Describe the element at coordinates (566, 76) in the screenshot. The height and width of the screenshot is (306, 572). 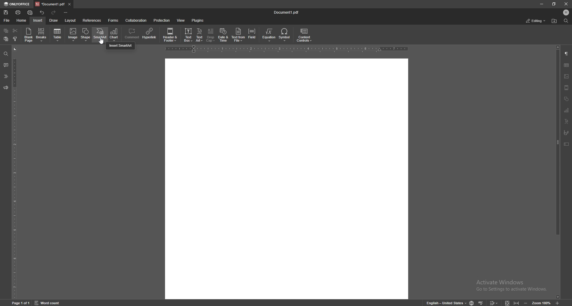
I see `image` at that location.